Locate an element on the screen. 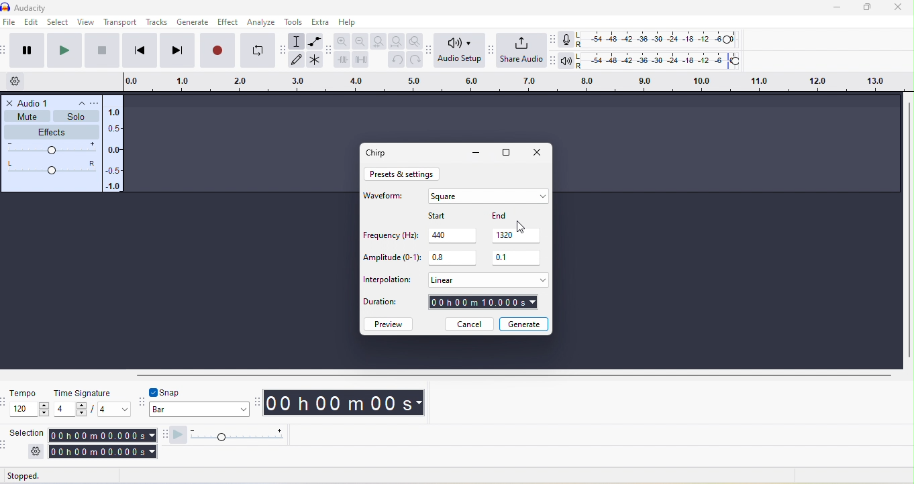 The height and width of the screenshot is (484, 914). multi tool is located at coordinates (315, 60).